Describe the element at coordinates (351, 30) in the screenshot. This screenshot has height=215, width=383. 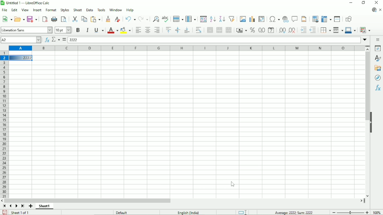
I see `Border color` at that location.